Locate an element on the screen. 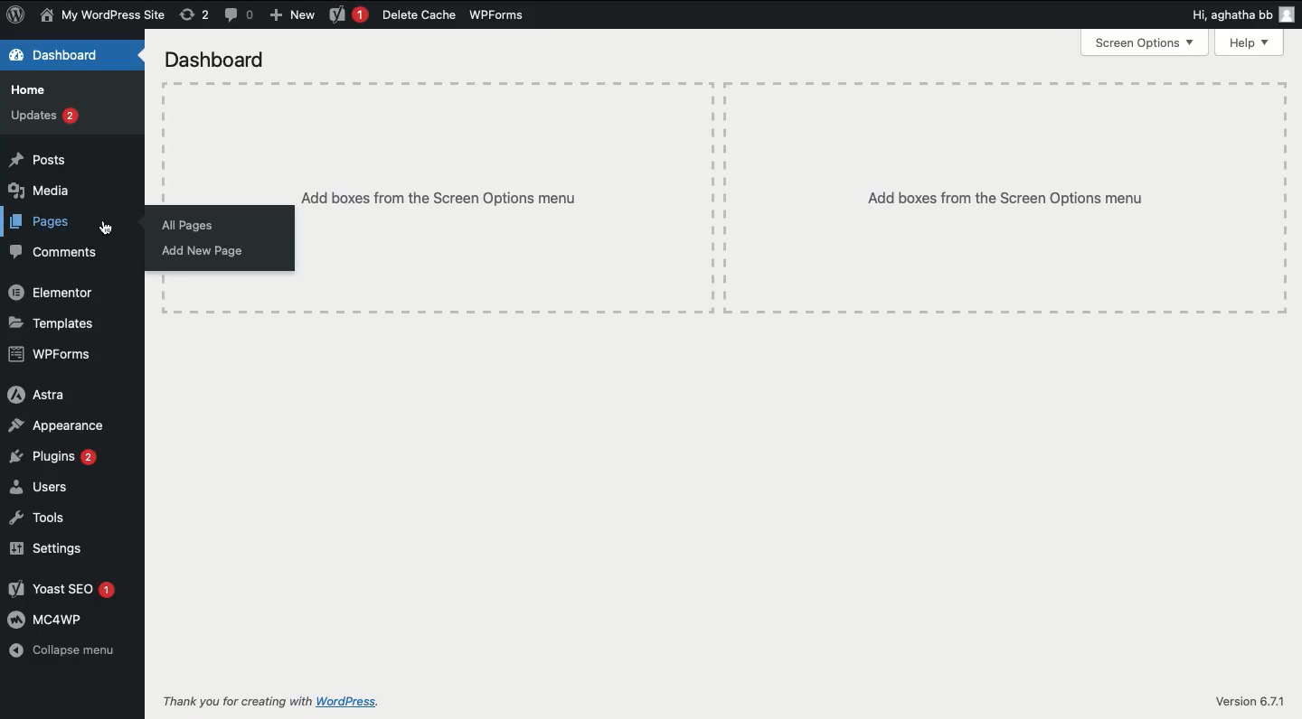 This screenshot has width=1302, height=719. Hi, agatha bb is located at coordinates (1247, 14).